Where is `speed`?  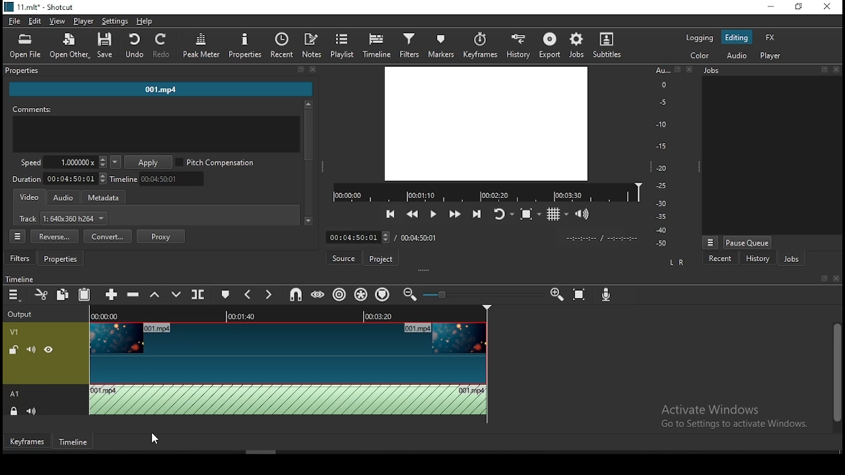
speed is located at coordinates (61, 163).